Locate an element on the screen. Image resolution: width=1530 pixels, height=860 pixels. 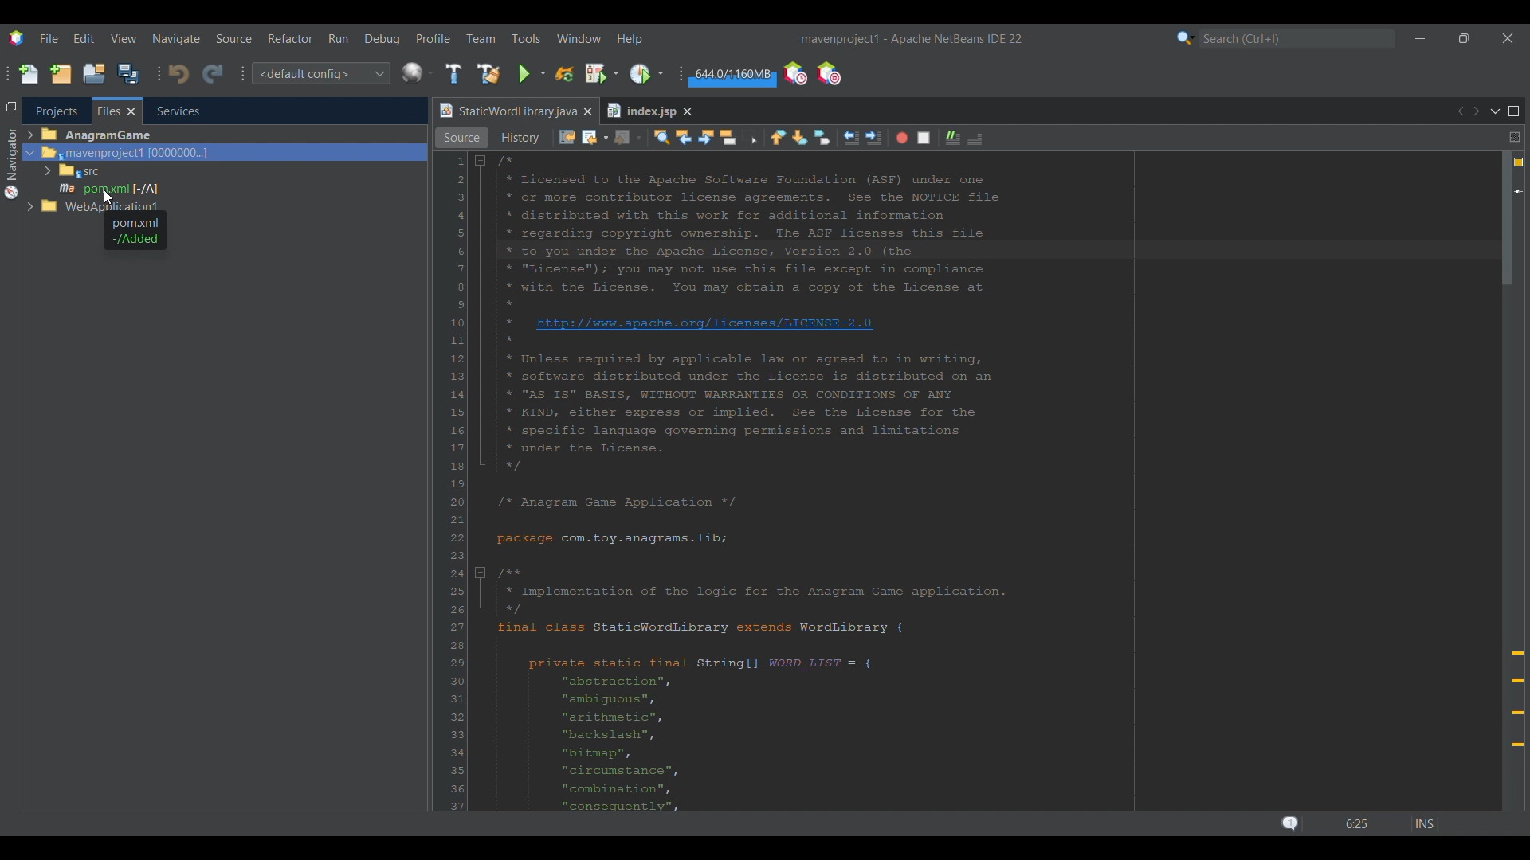
Find previous occurrence is located at coordinates (684, 137).